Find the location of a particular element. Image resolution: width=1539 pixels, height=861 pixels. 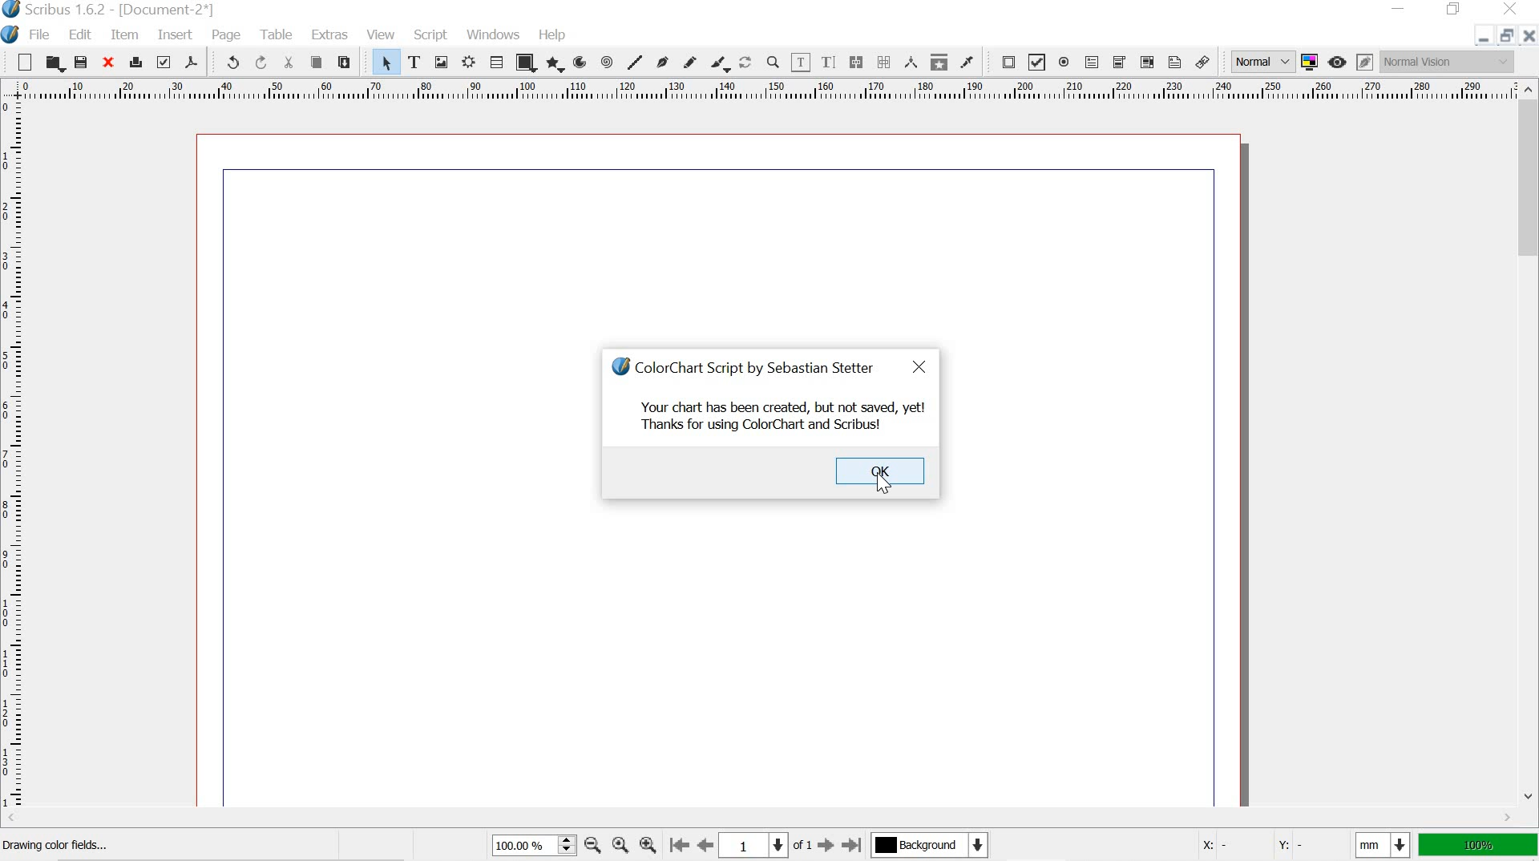

text annotation is located at coordinates (1175, 63).